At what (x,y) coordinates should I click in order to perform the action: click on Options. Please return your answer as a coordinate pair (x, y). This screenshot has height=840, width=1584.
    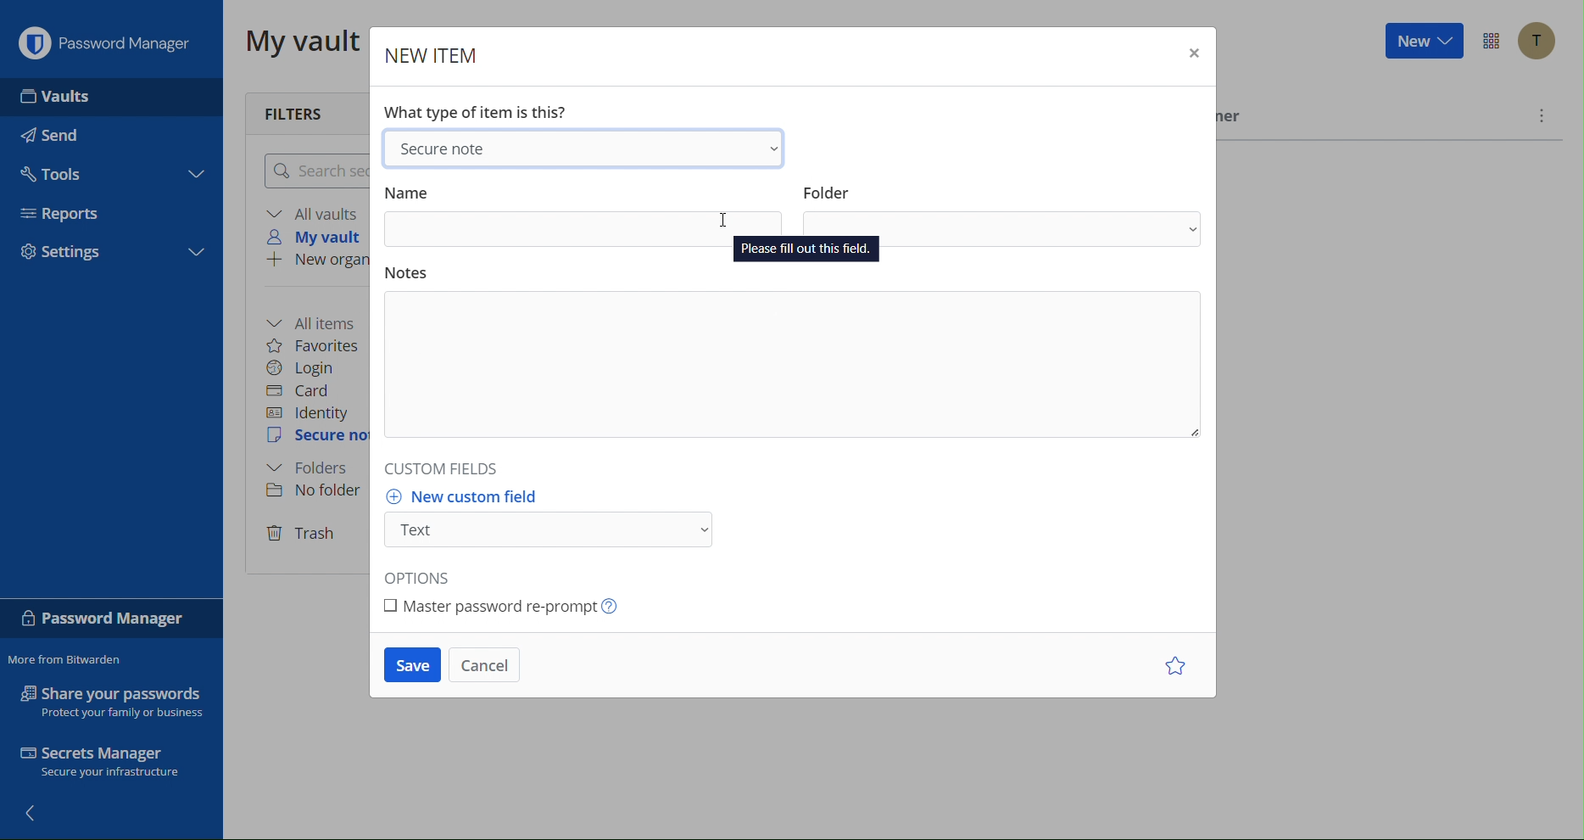
    Looking at the image, I should click on (427, 575).